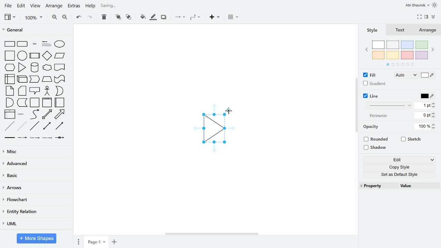  What do you see at coordinates (213, 130) in the screenshot?
I see `Traiangle shape added` at bounding box center [213, 130].